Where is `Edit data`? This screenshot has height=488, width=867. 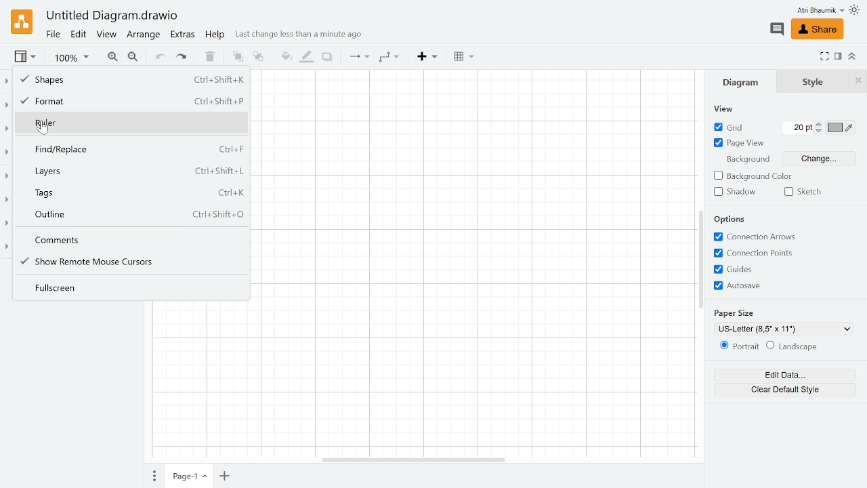
Edit data is located at coordinates (783, 375).